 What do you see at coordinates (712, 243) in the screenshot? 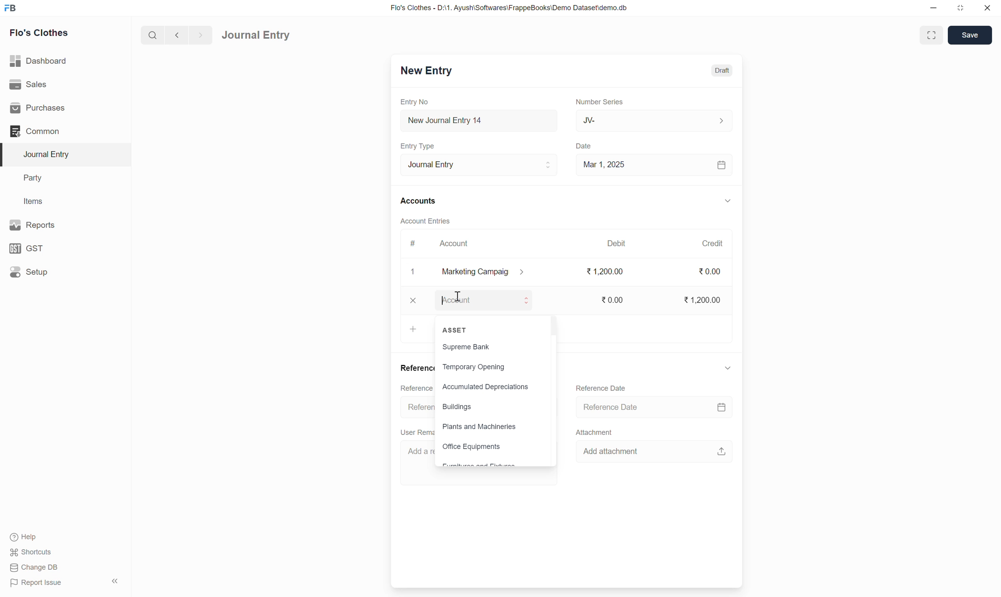
I see `Credit` at bounding box center [712, 243].